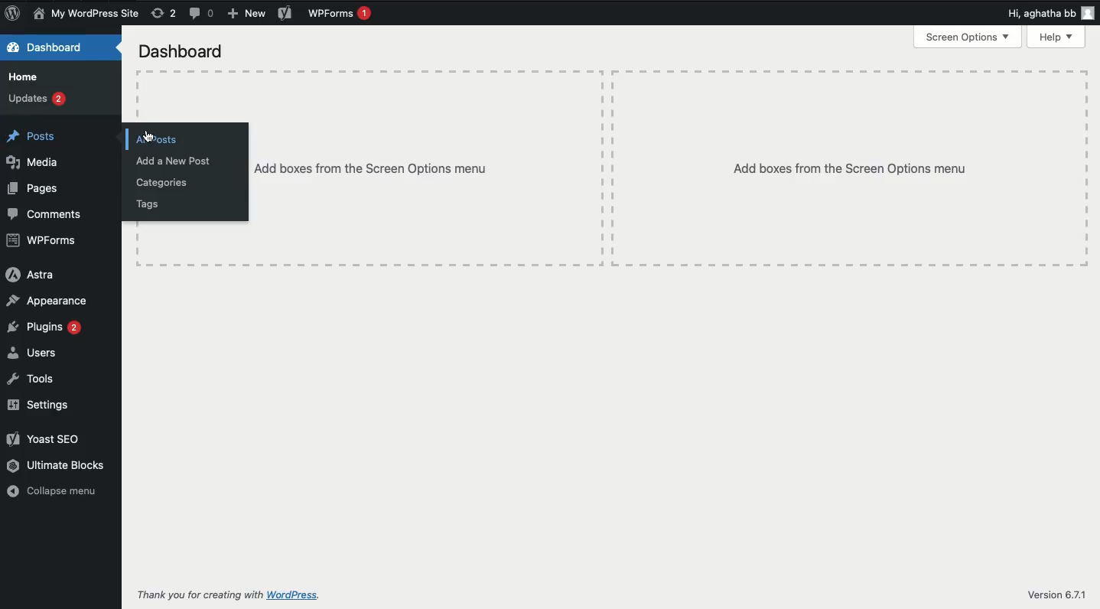 Image resolution: width=1100 pixels, height=609 pixels. What do you see at coordinates (296, 594) in the screenshot?
I see `wordpress` at bounding box center [296, 594].